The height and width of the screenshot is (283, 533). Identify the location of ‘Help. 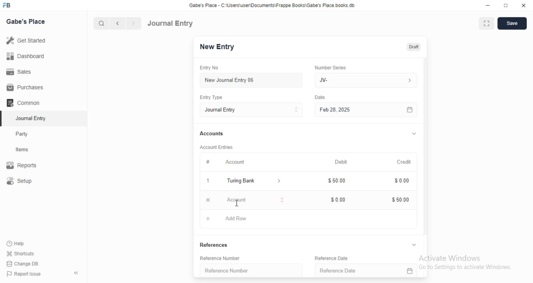
(25, 243).